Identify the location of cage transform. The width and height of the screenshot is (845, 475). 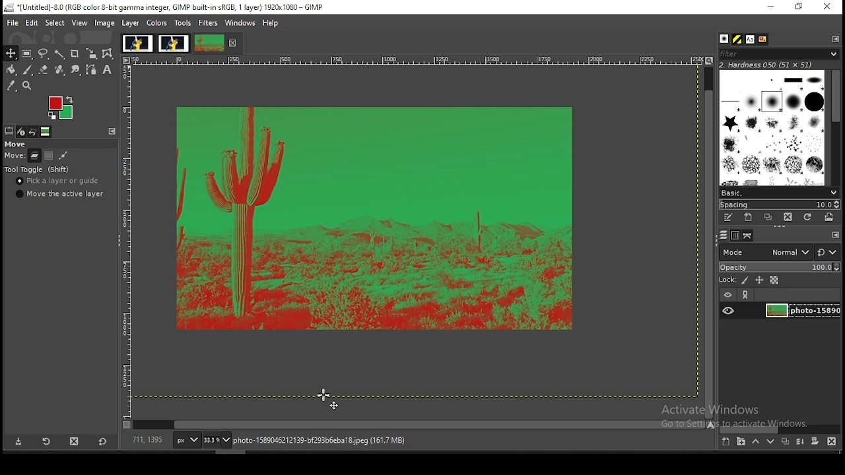
(109, 54).